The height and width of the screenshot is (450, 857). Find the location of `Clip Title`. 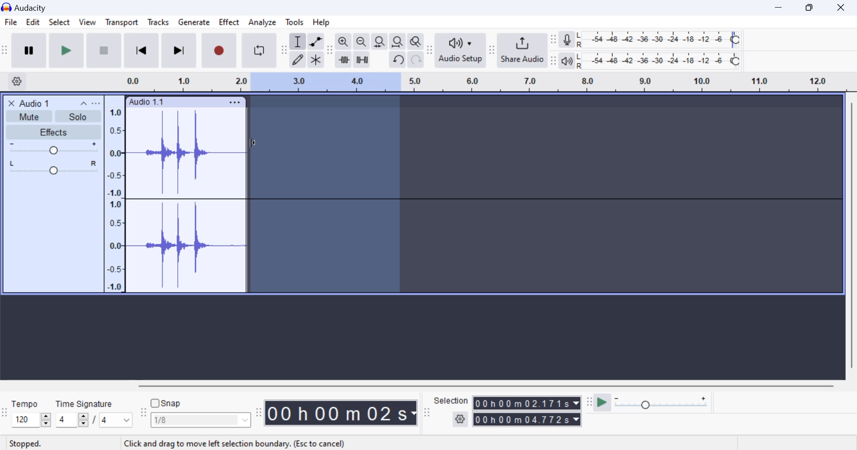

Clip Title is located at coordinates (38, 103).